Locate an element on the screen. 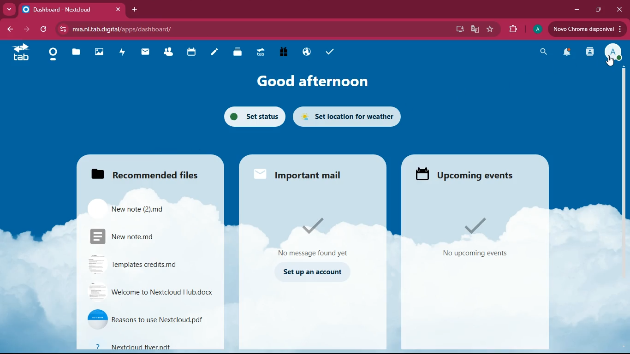 This screenshot has width=630, height=354. forward is located at coordinates (25, 29).